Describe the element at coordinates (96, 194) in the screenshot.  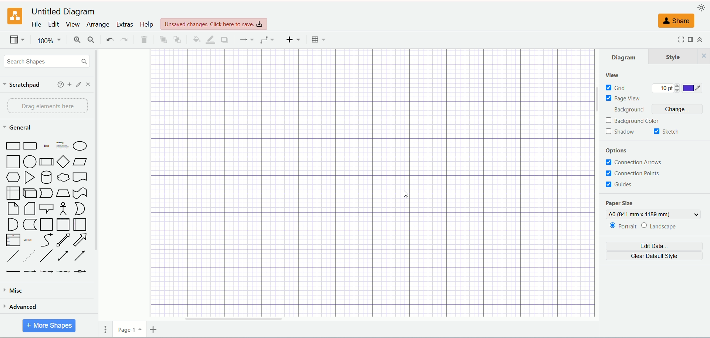
I see `vertical scroll bar` at that location.